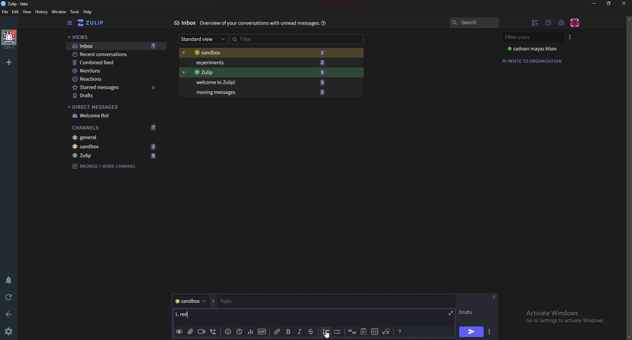 This screenshot has width=632, height=340. What do you see at coordinates (323, 23) in the screenshot?
I see `Help` at bounding box center [323, 23].